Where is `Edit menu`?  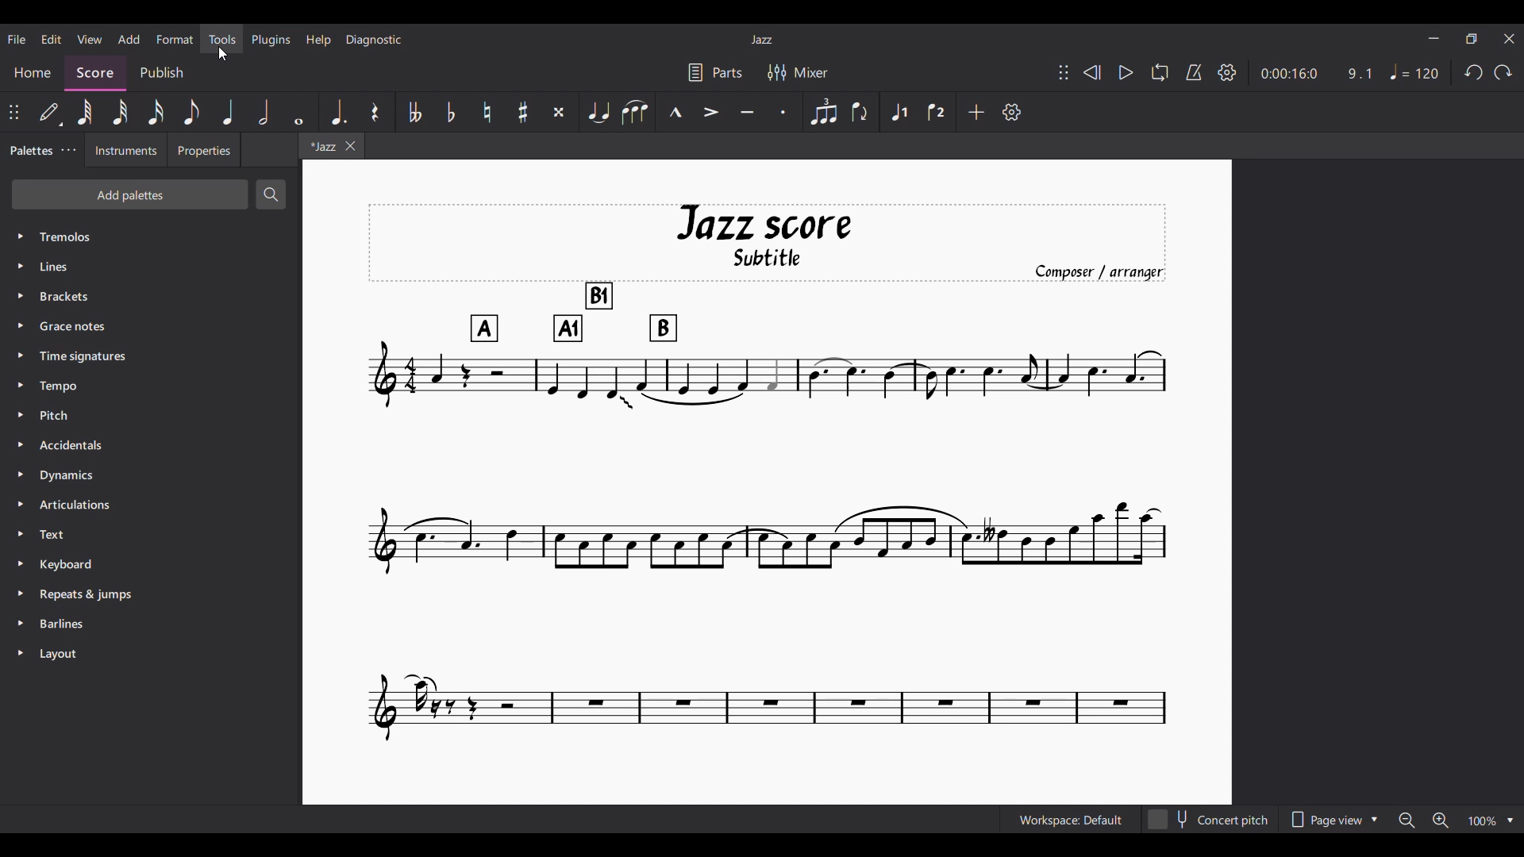
Edit menu is located at coordinates (52, 39).